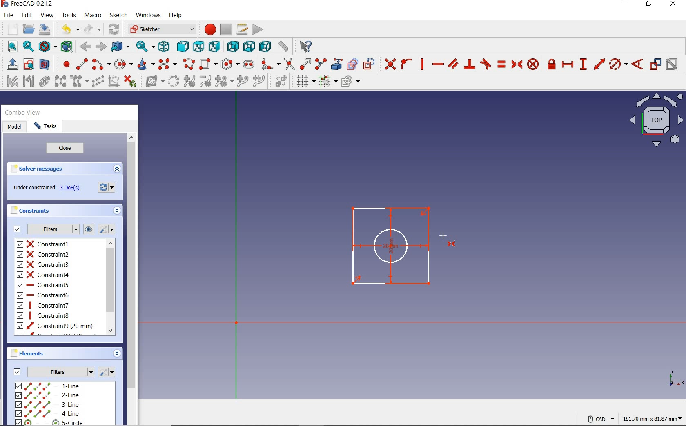 The width and height of the screenshot is (686, 426). I want to click on constraint4, so click(44, 275).